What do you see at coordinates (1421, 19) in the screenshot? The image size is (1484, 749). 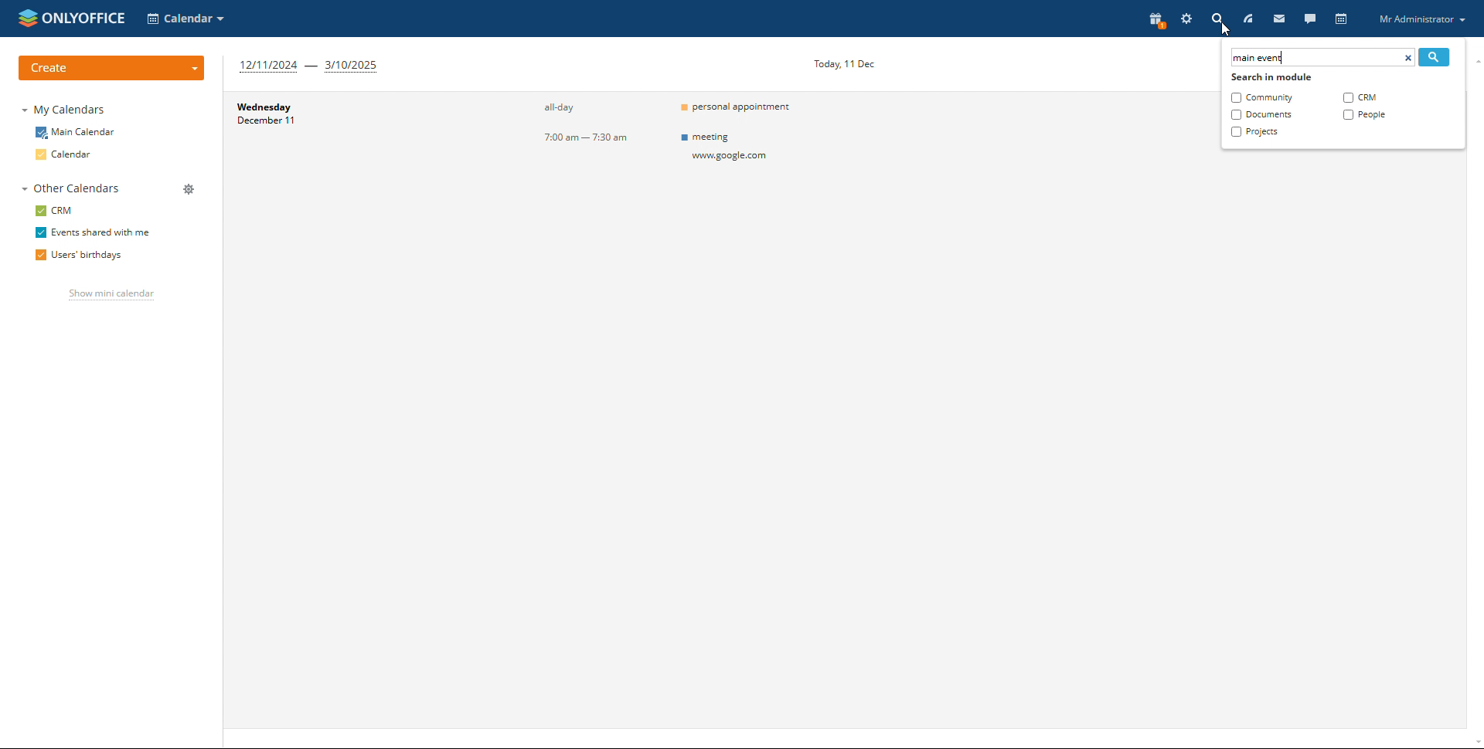 I see `profile` at bounding box center [1421, 19].